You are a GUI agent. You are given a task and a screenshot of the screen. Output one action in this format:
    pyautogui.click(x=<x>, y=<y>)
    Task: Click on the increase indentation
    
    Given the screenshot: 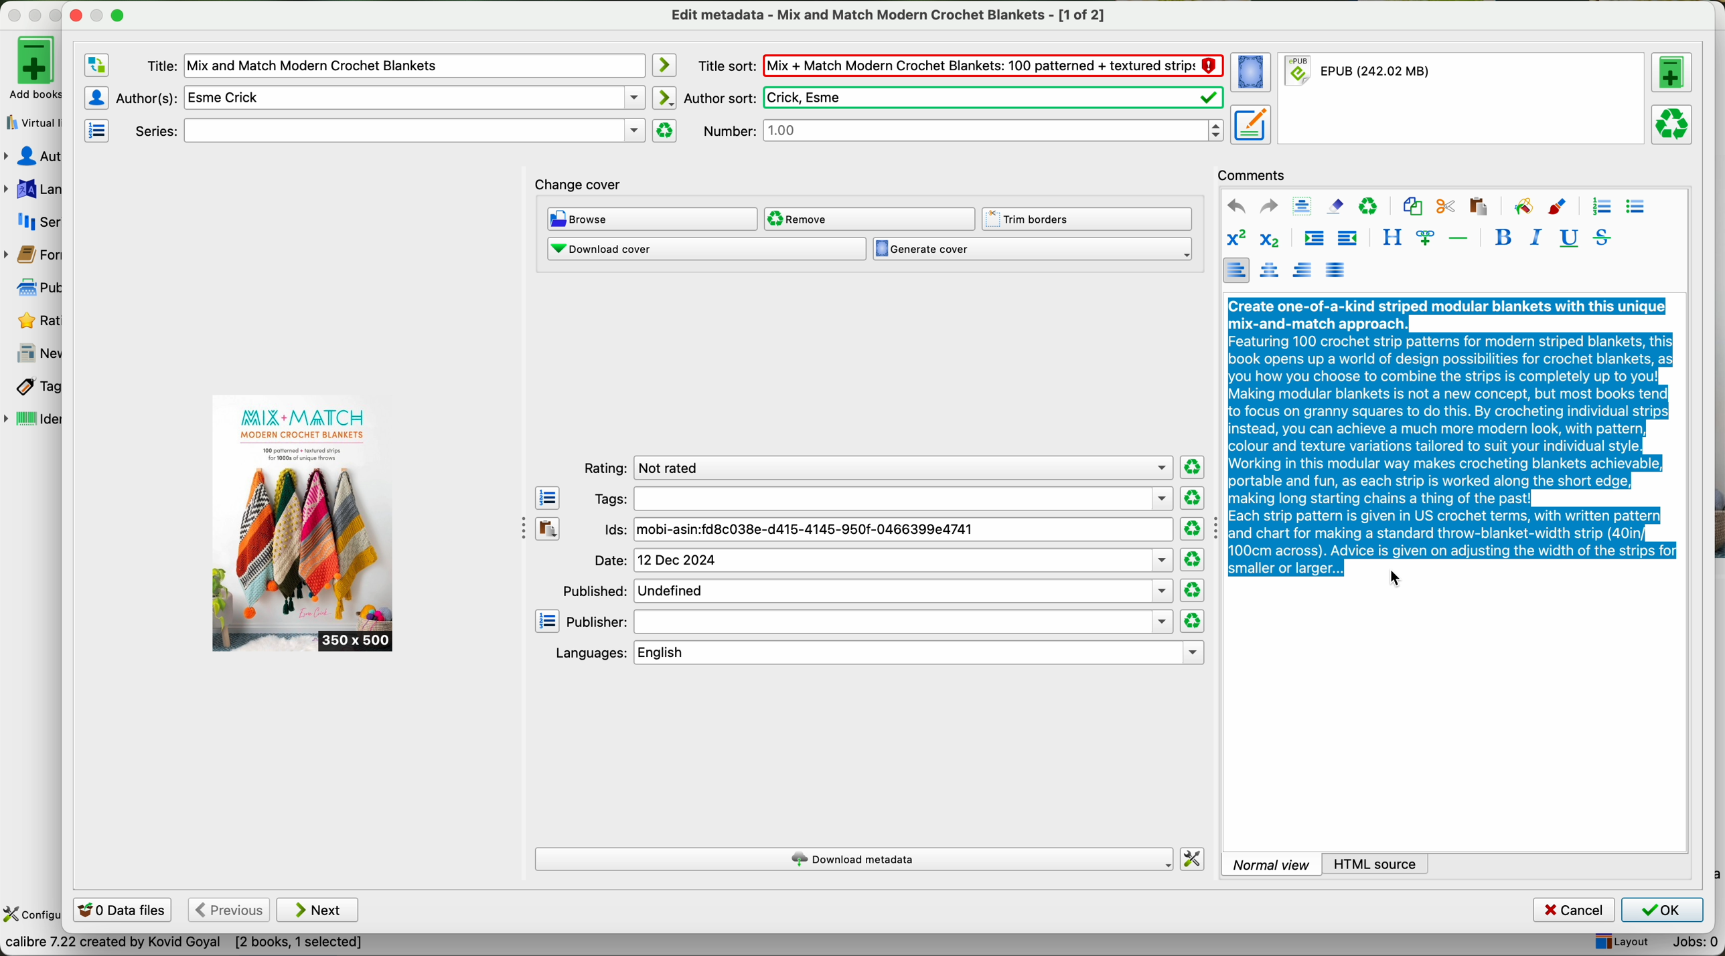 What is the action you would take?
    pyautogui.click(x=1313, y=240)
    